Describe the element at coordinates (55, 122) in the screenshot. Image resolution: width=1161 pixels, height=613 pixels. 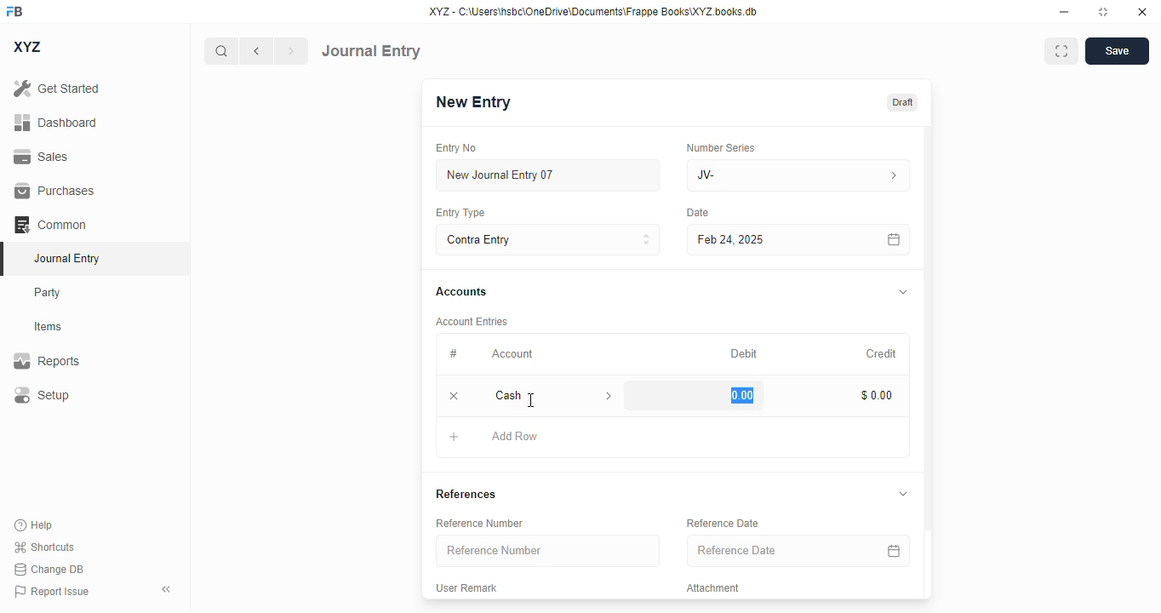
I see `dashboard` at that location.